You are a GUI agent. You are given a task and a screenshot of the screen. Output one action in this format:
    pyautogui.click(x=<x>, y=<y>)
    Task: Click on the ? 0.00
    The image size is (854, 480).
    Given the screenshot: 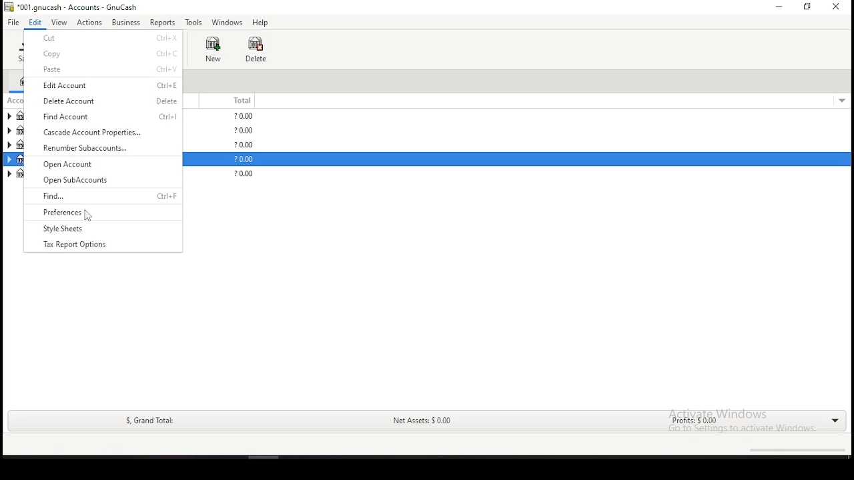 What is the action you would take?
    pyautogui.click(x=244, y=131)
    